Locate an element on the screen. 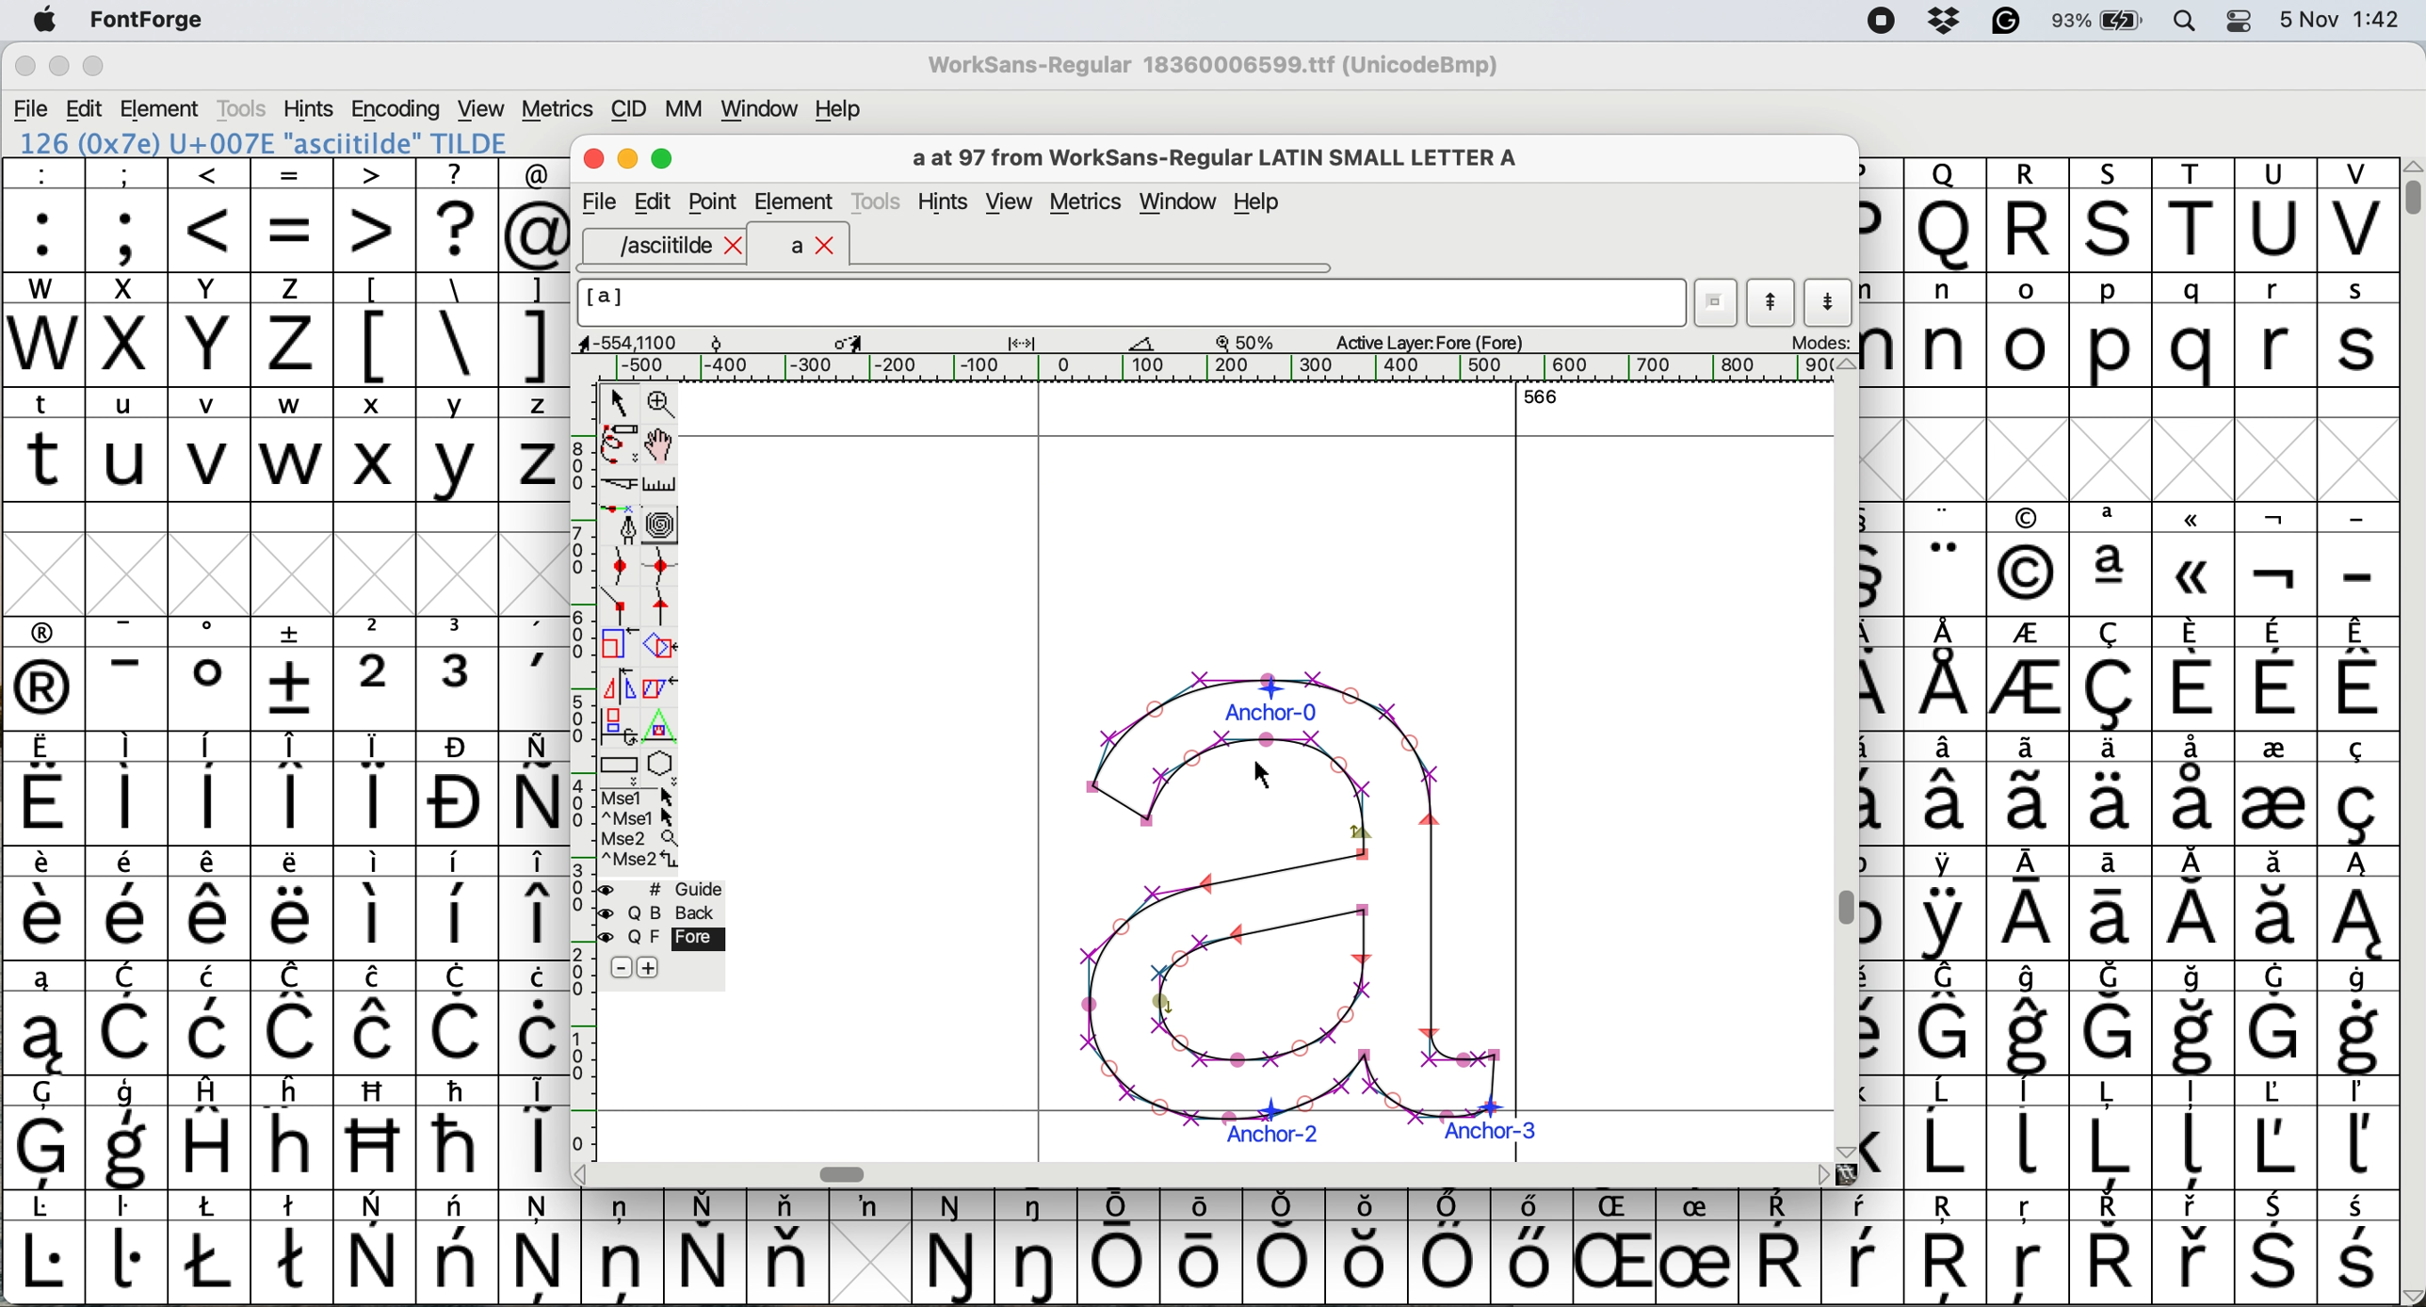  more options is located at coordinates (640, 827).